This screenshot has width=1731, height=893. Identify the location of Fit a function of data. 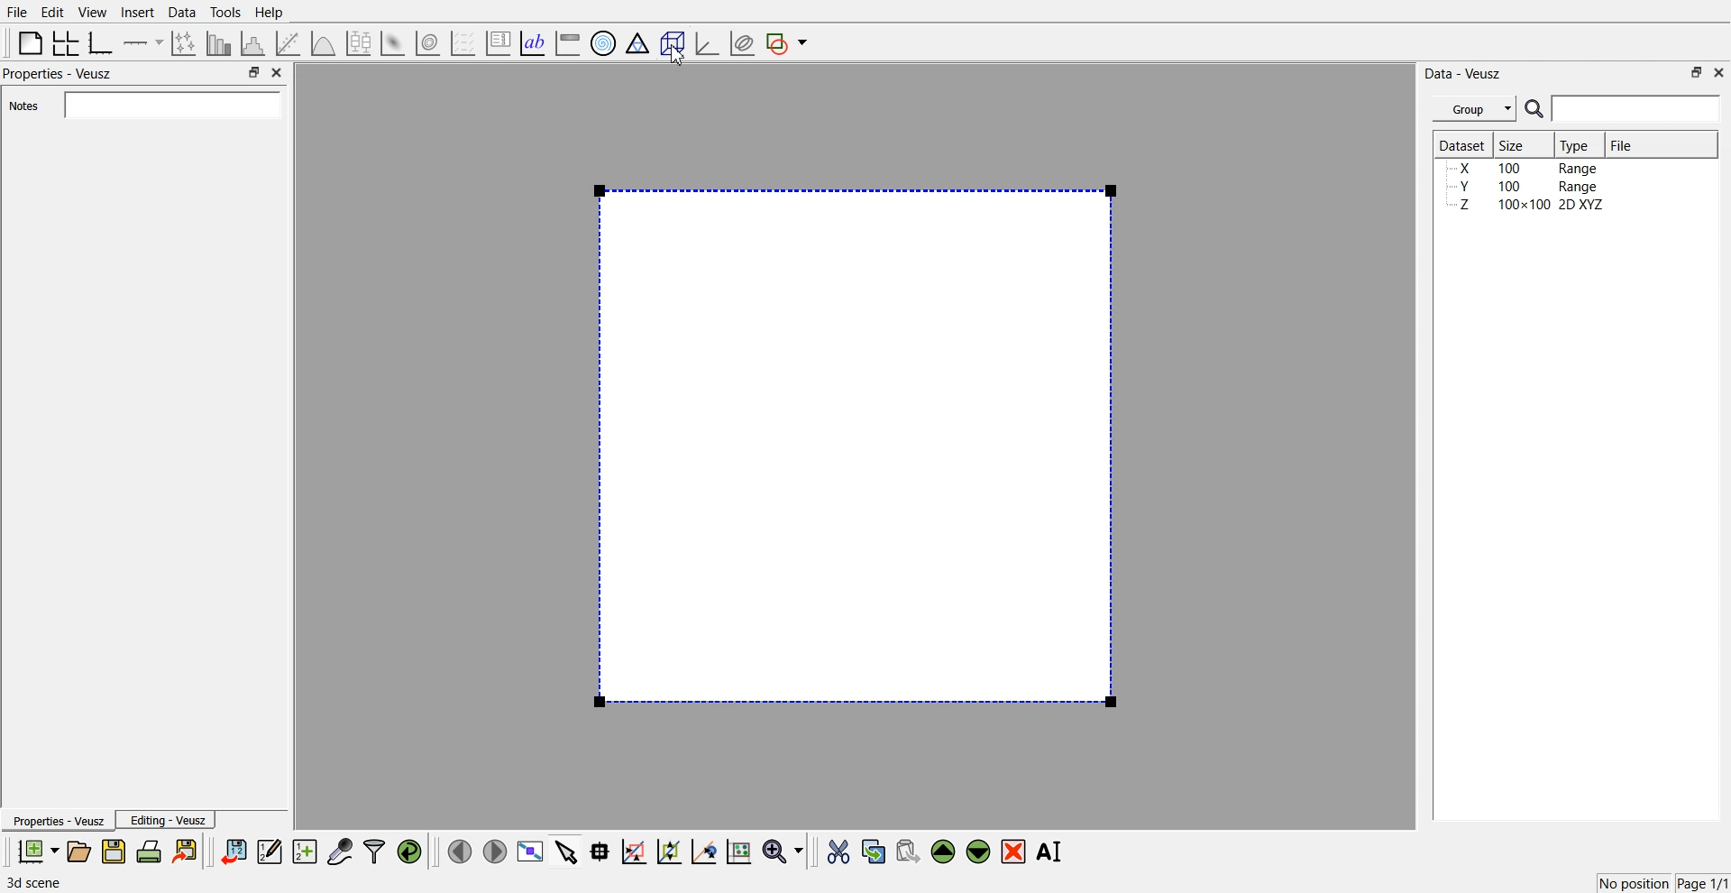
(287, 43).